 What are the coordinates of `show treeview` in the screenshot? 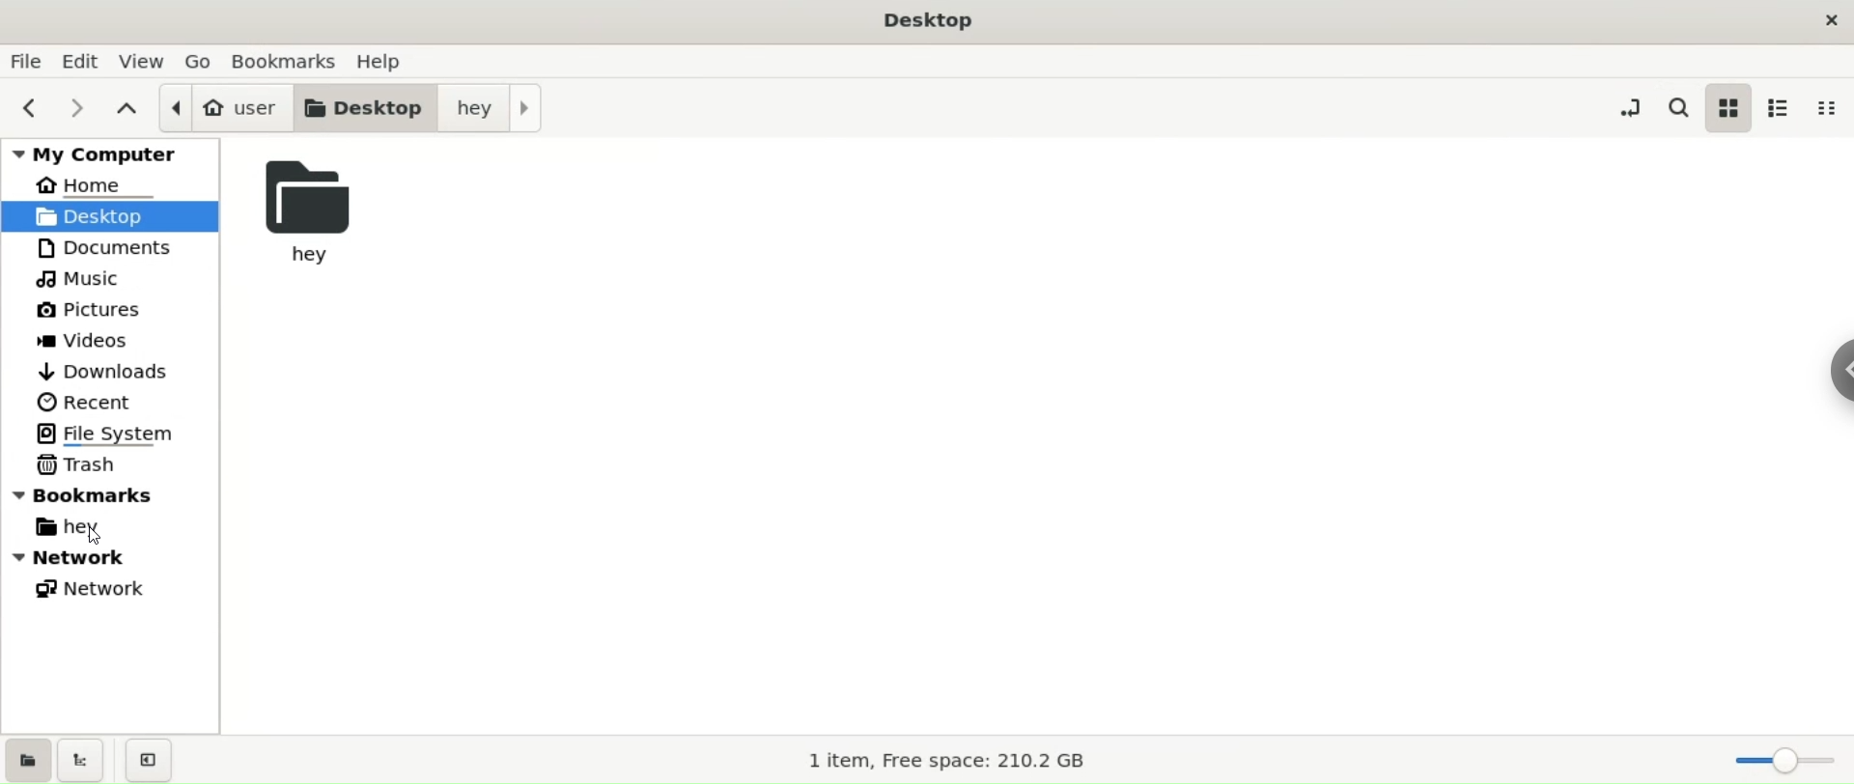 It's located at (81, 762).